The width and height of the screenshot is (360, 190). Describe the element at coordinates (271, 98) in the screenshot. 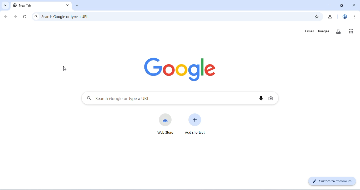

I see `image search` at that location.